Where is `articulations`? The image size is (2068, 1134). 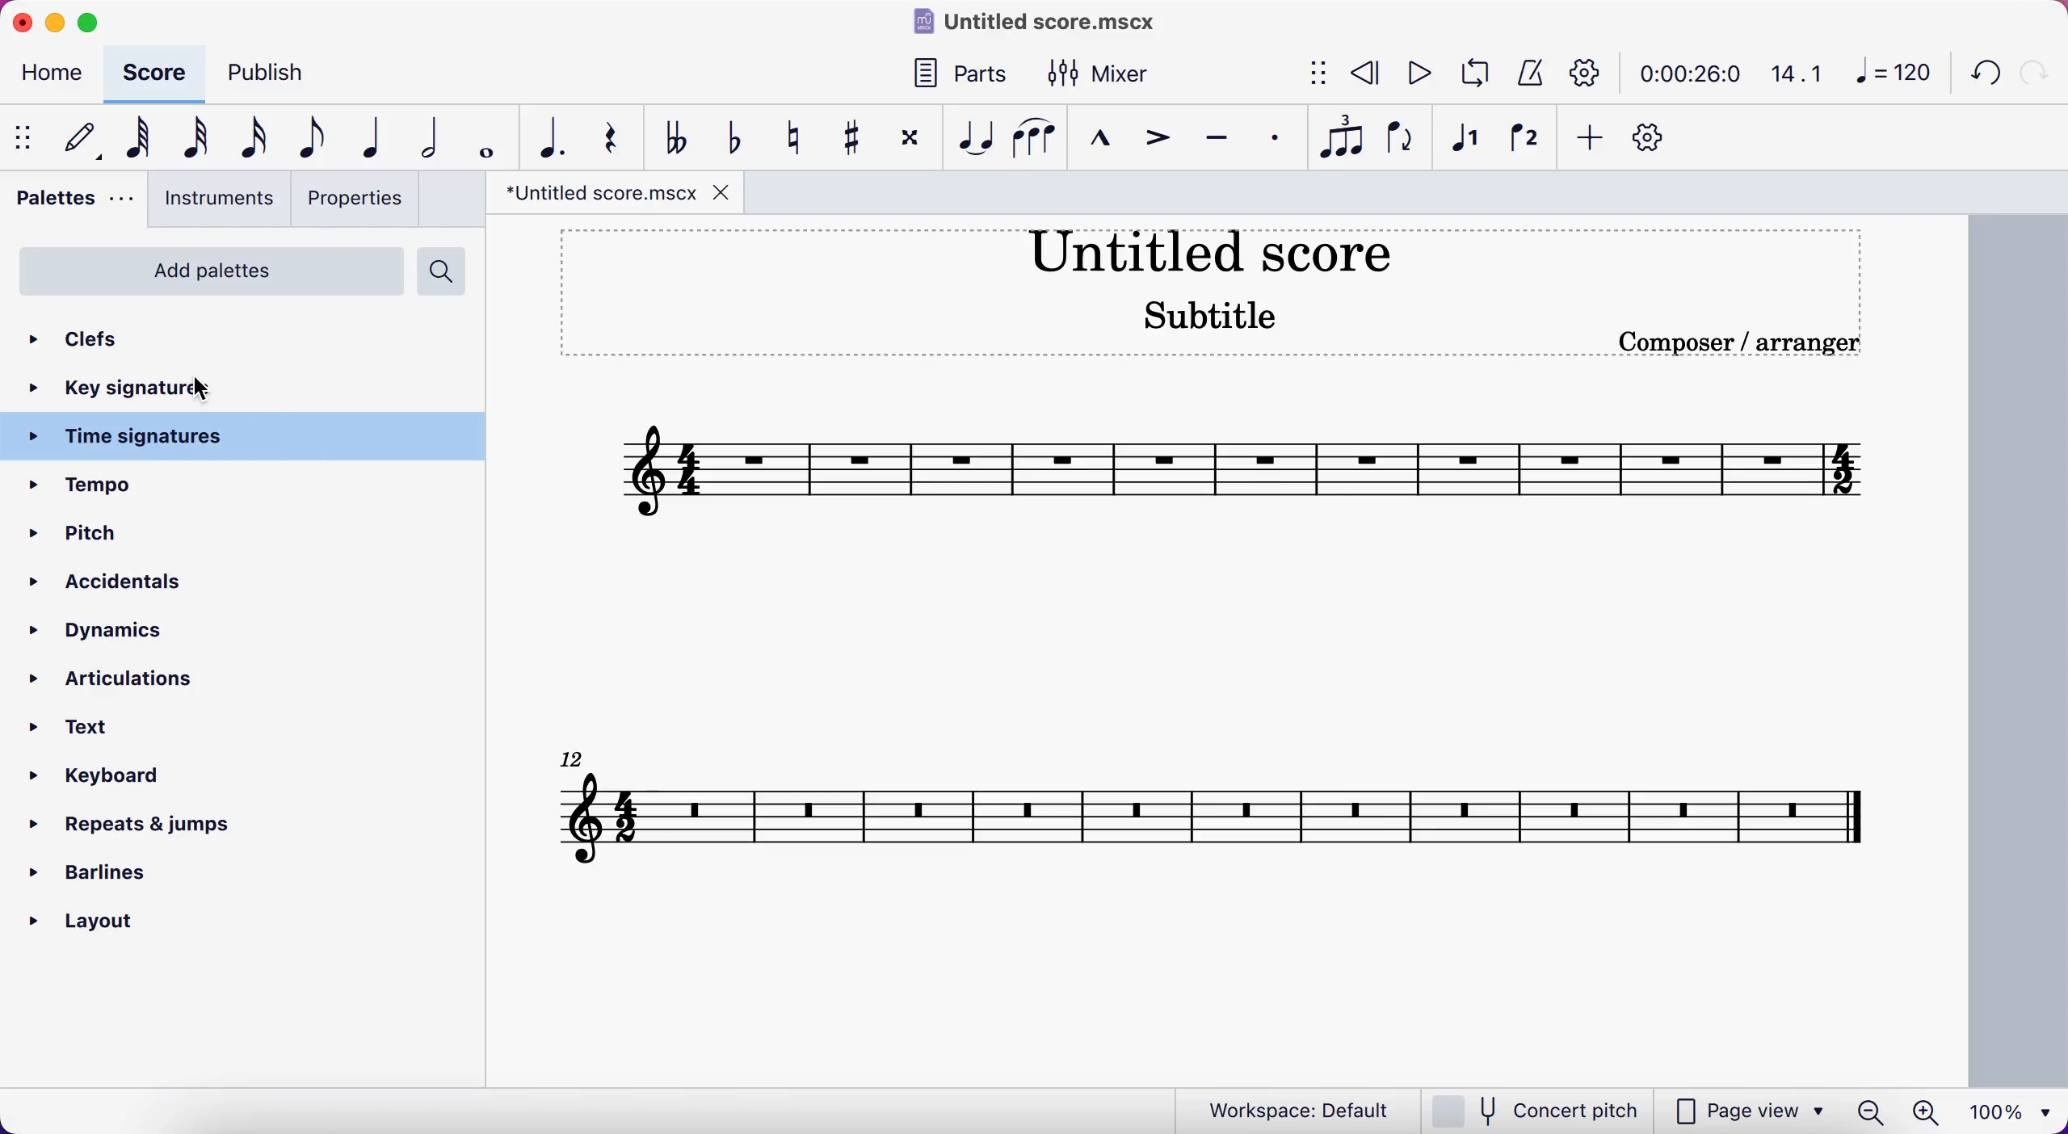 articulations is located at coordinates (118, 673).